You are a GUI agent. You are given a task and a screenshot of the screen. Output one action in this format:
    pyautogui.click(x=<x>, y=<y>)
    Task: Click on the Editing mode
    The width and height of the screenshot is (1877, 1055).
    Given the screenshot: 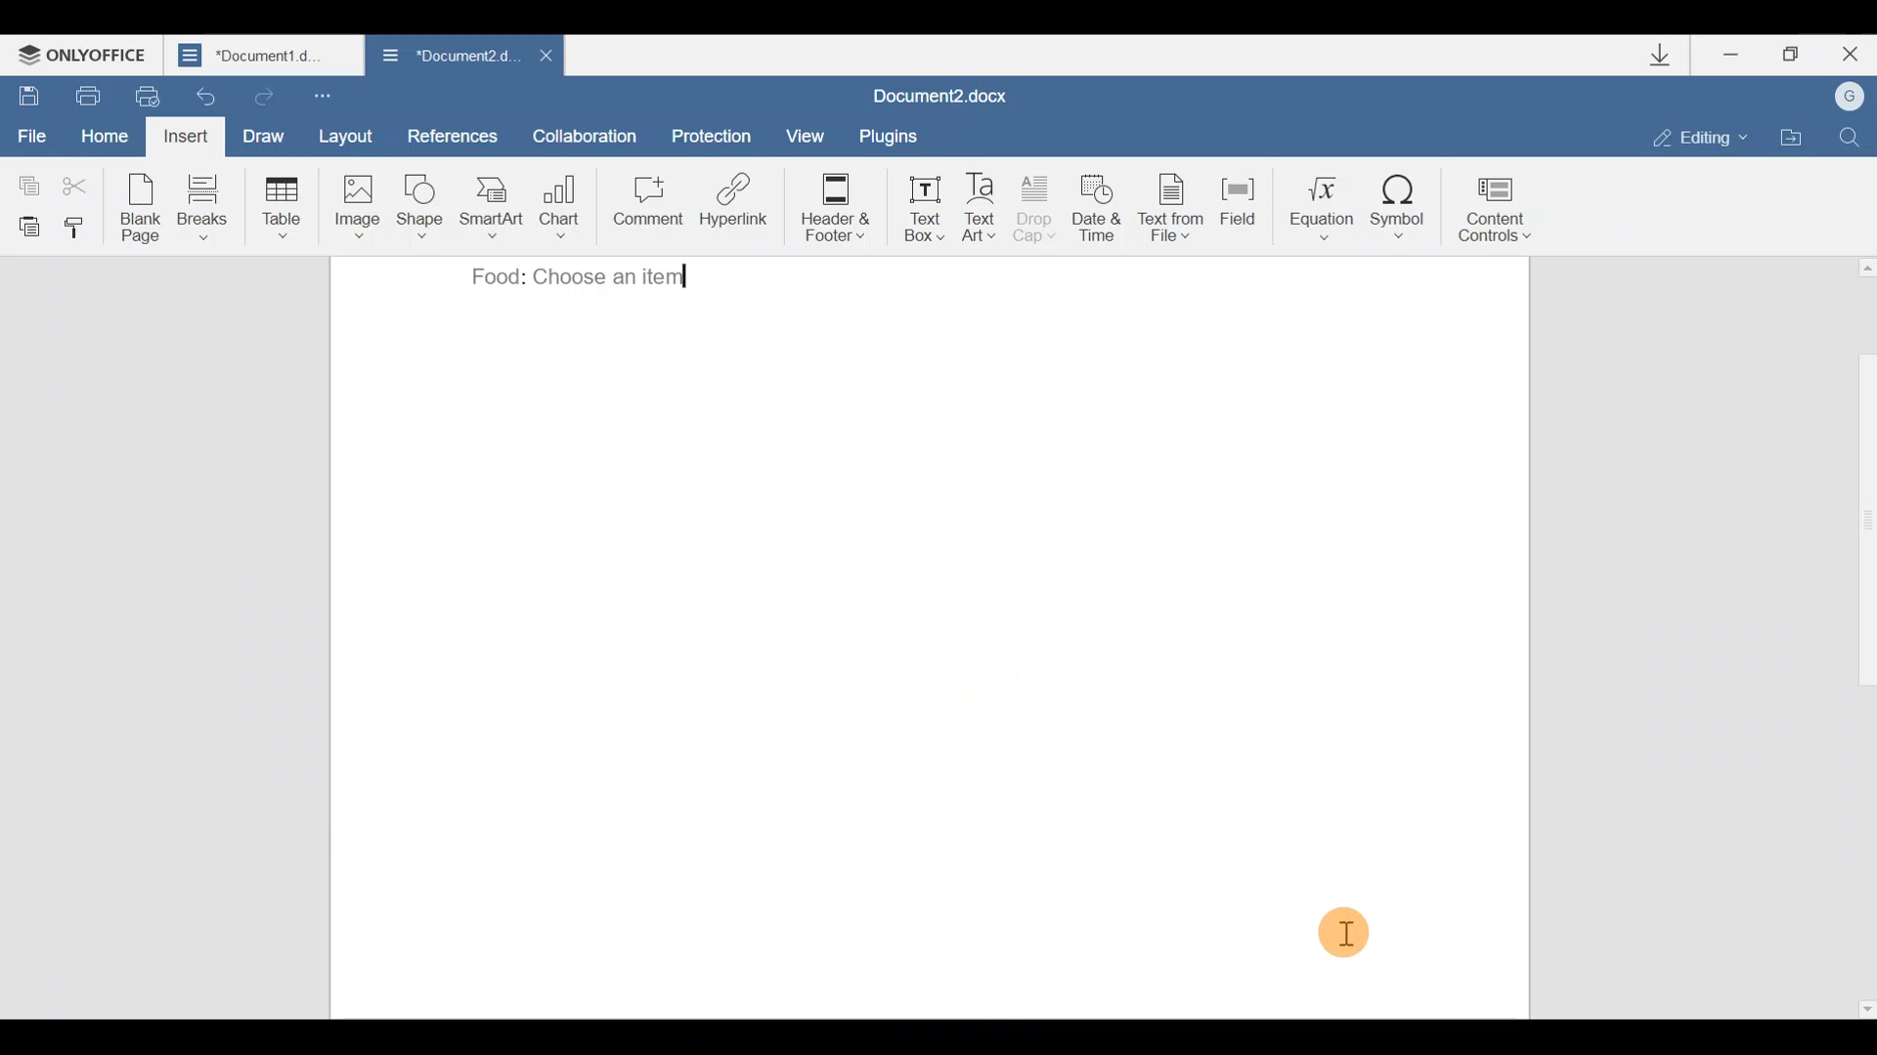 What is the action you would take?
    pyautogui.click(x=1689, y=135)
    